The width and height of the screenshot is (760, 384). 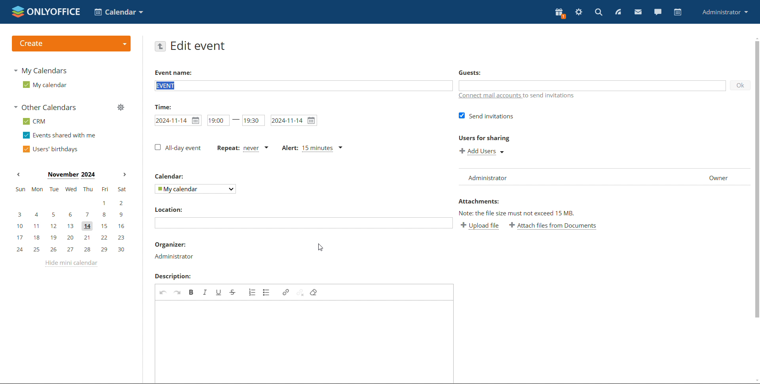 What do you see at coordinates (304, 341) in the screenshot?
I see `add description` at bounding box center [304, 341].